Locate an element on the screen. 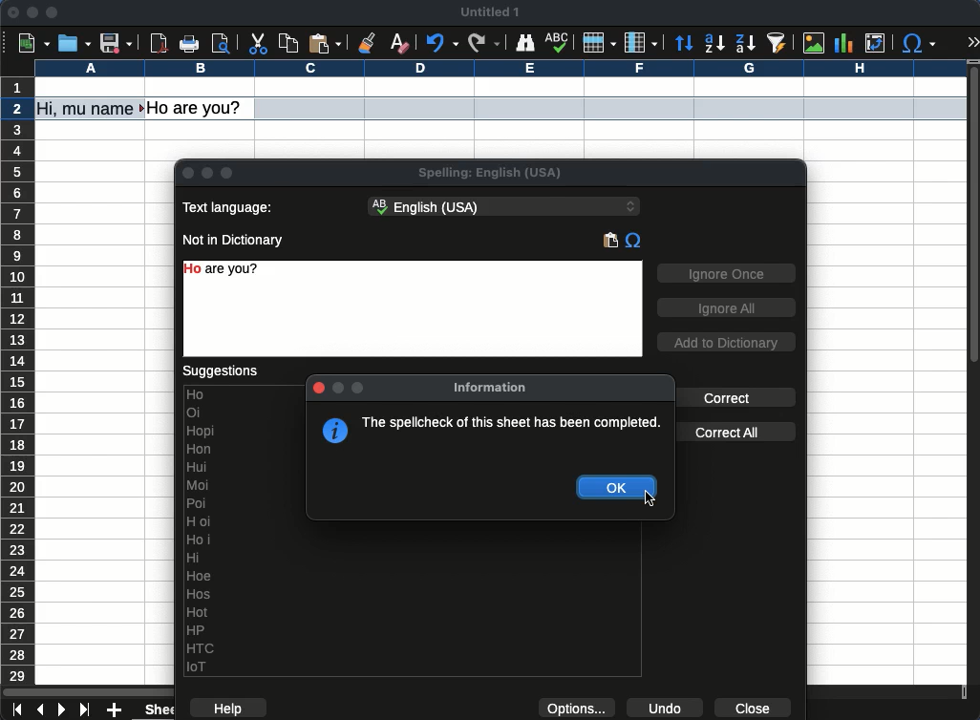  save is located at coordinates (117, 43).